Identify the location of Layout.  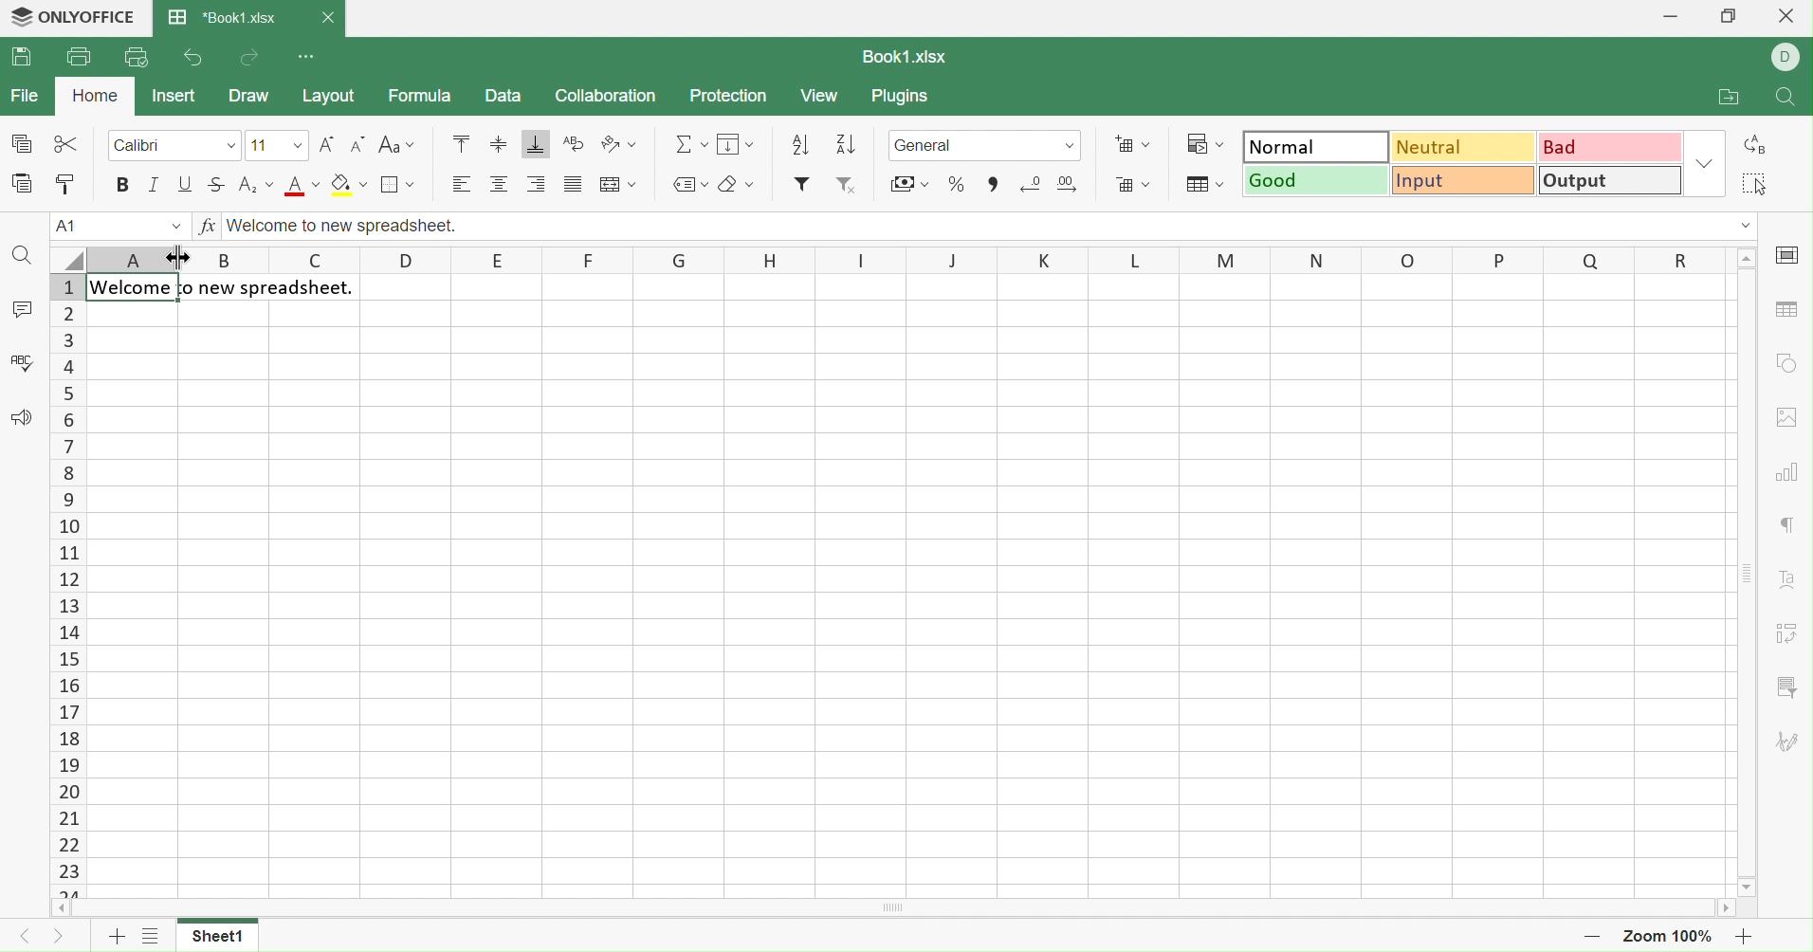
(332, 97).